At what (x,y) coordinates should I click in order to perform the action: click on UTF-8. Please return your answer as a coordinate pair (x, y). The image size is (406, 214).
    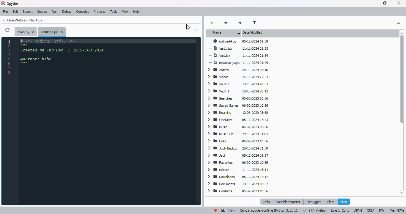
    Looking at the image, I should click on (358, 210).